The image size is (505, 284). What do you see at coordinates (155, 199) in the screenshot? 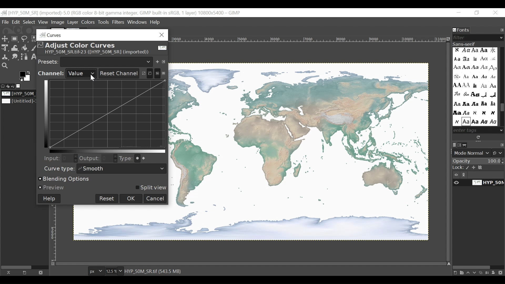
I see `Cancel` at bounding box center [155, 199].